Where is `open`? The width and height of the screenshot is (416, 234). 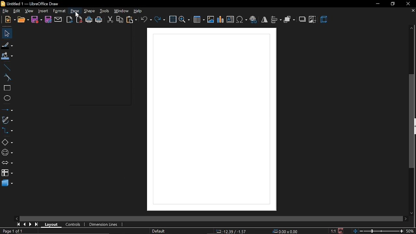 open is located at coordinates (23, 20).